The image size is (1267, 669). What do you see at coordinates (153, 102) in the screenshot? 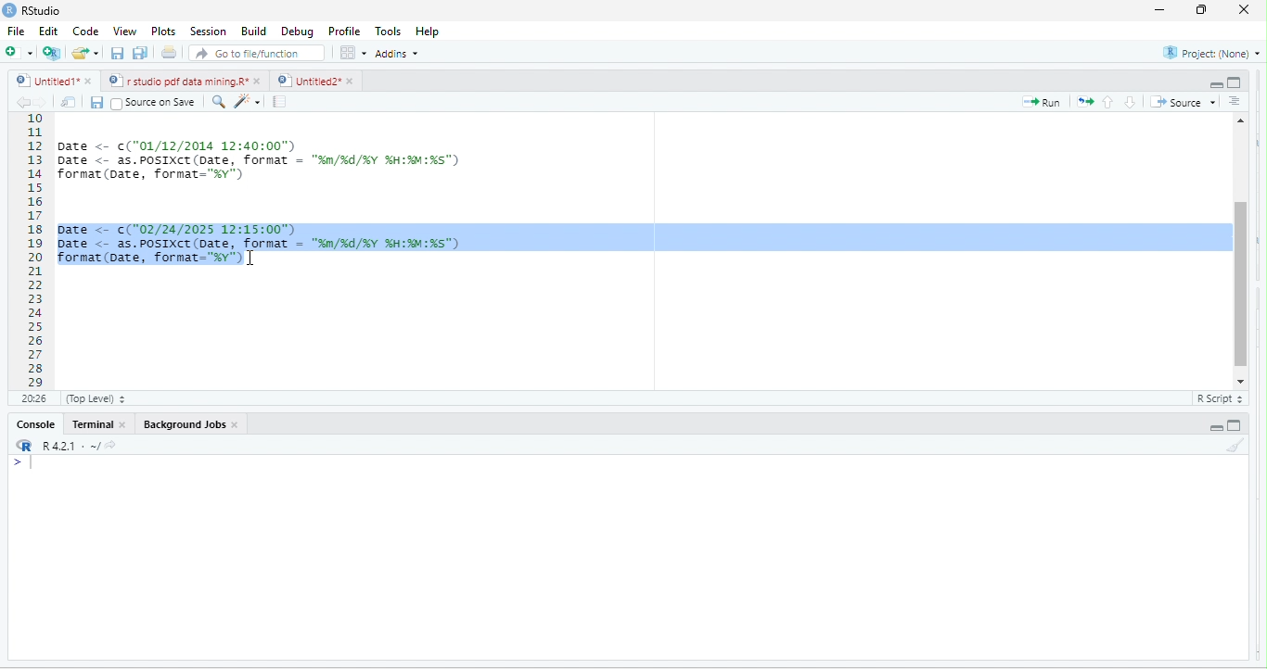
I see `‘Source on Save` at bounding box center [153, 102].